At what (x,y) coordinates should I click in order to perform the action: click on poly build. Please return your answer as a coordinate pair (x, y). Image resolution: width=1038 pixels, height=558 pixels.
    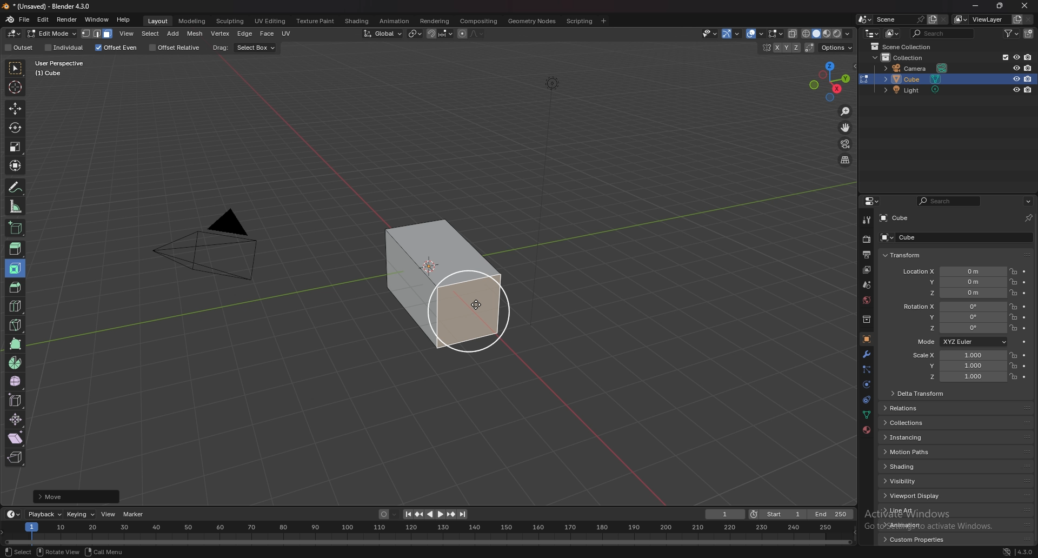
    Looking at the image, I should click on (17, 344).